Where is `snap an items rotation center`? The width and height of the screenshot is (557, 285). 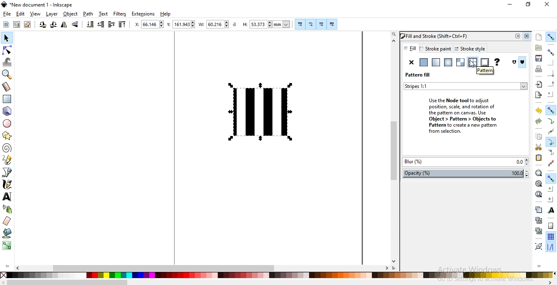 snap an items rotation center is located at coordinates (550, 198).